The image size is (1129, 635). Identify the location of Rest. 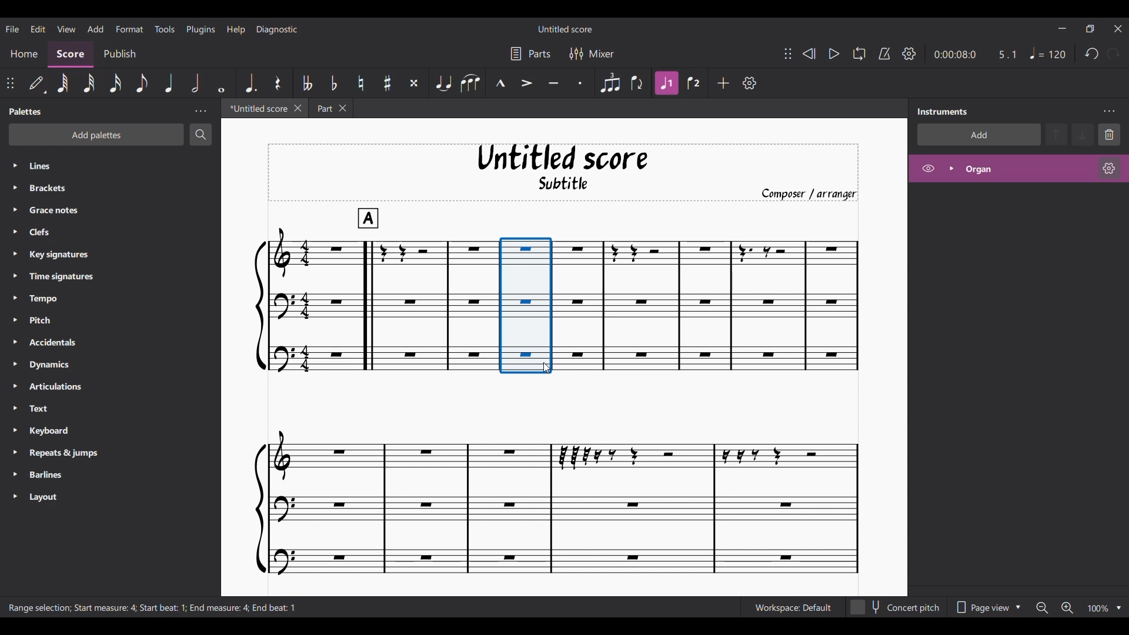
(278, 83).